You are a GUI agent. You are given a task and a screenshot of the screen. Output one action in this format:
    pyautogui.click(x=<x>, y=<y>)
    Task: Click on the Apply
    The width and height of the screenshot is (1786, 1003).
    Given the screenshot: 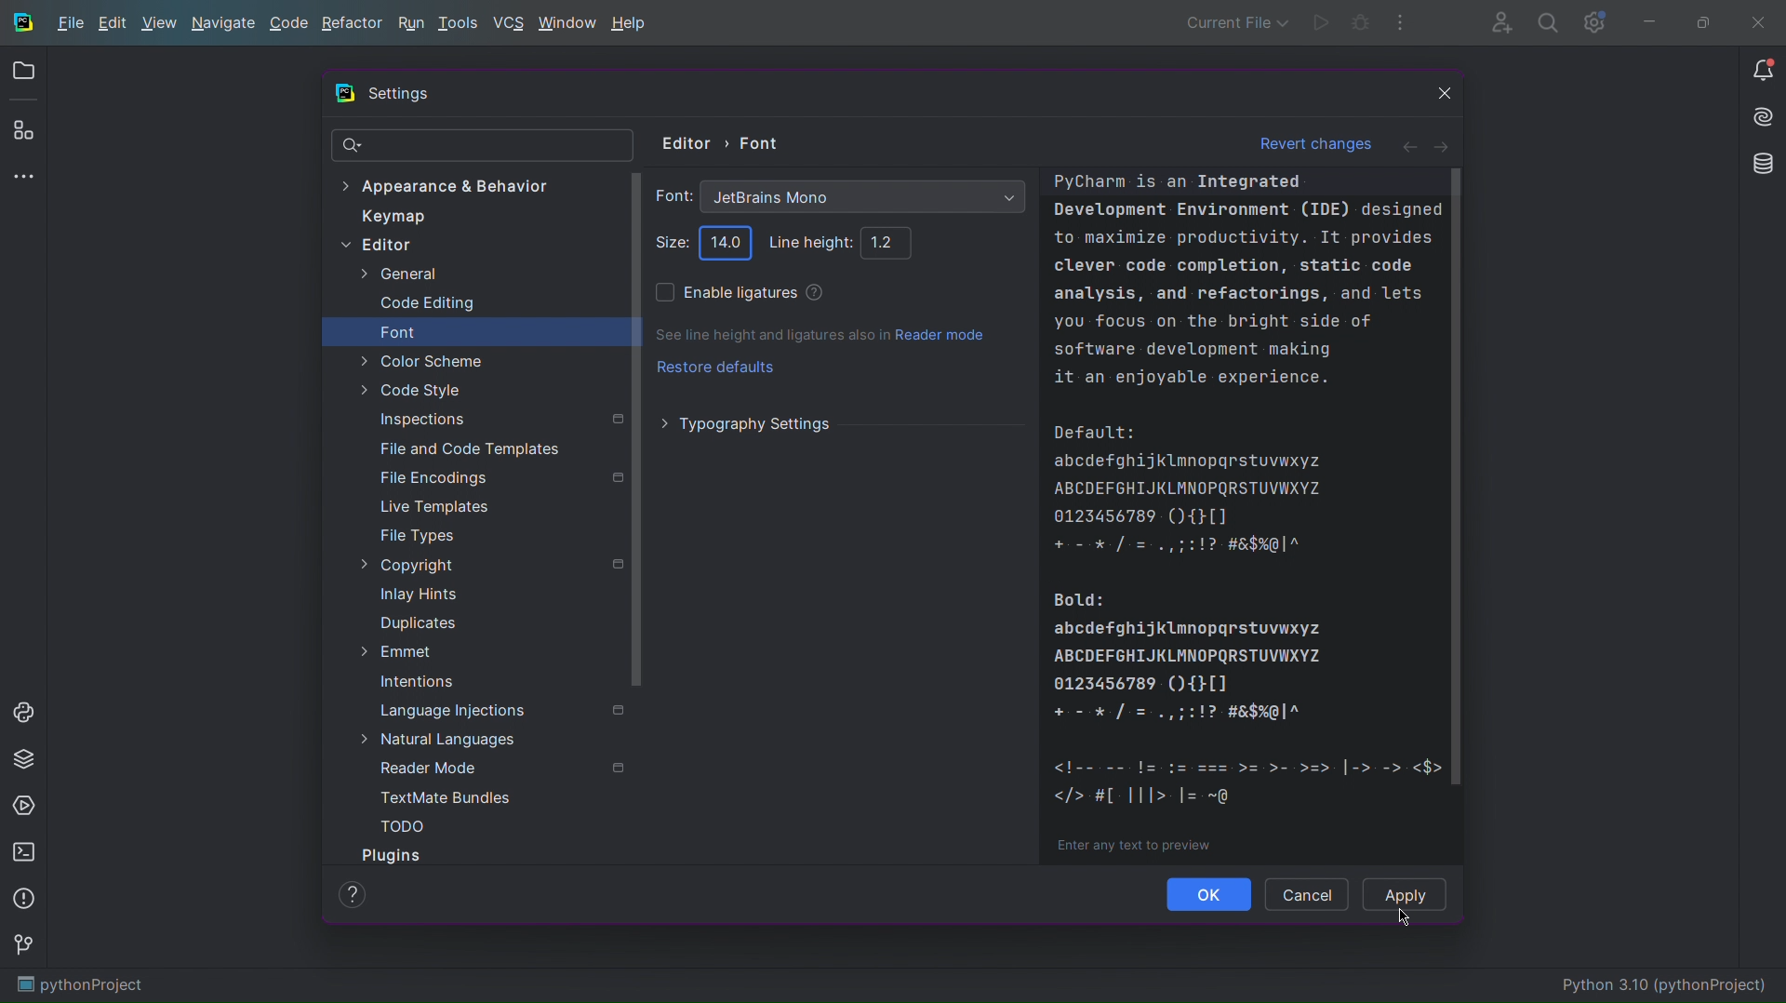 What is the action you would take?
    pyautogui.click(x=1409, y=895)
    